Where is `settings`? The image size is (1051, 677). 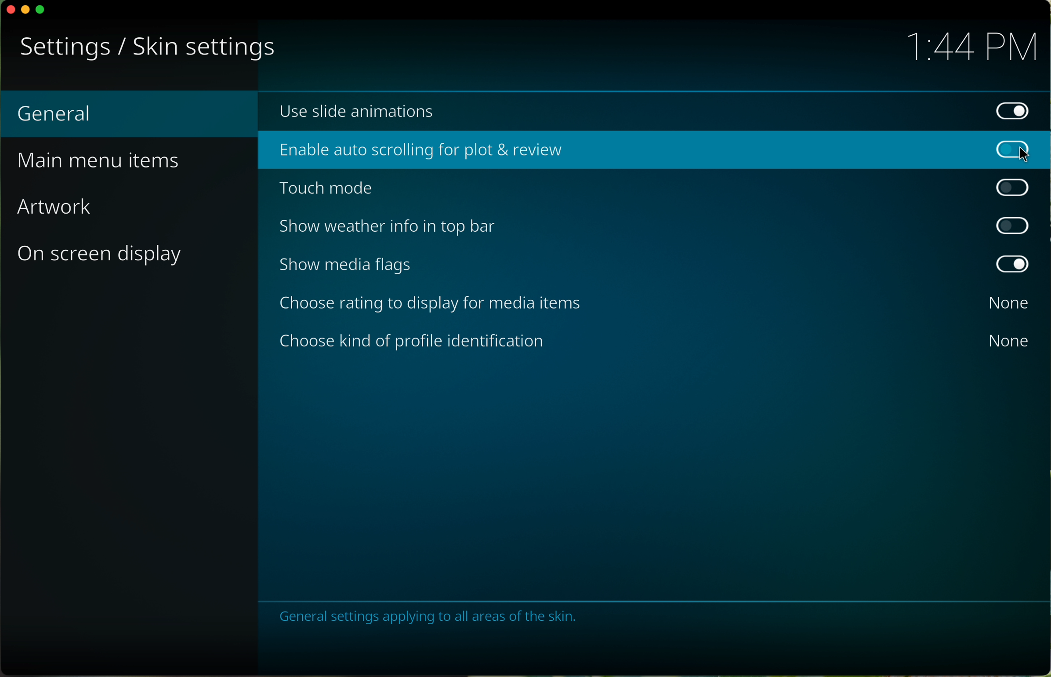
settings is located at coordinates (62, 48).